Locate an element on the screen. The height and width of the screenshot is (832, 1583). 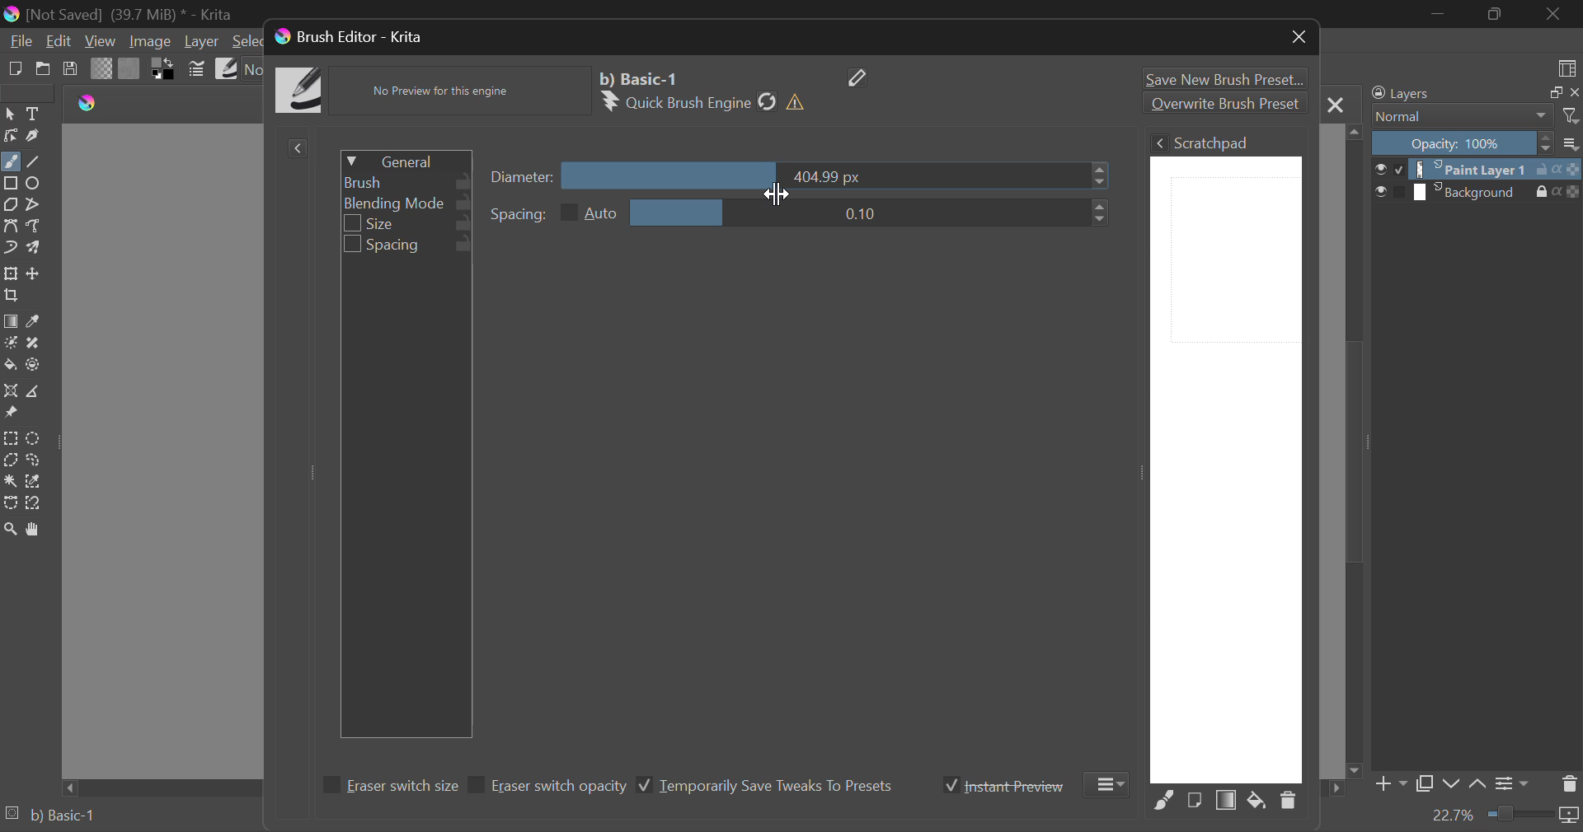
Scroll Bar is located at coordinates (1355, 450).